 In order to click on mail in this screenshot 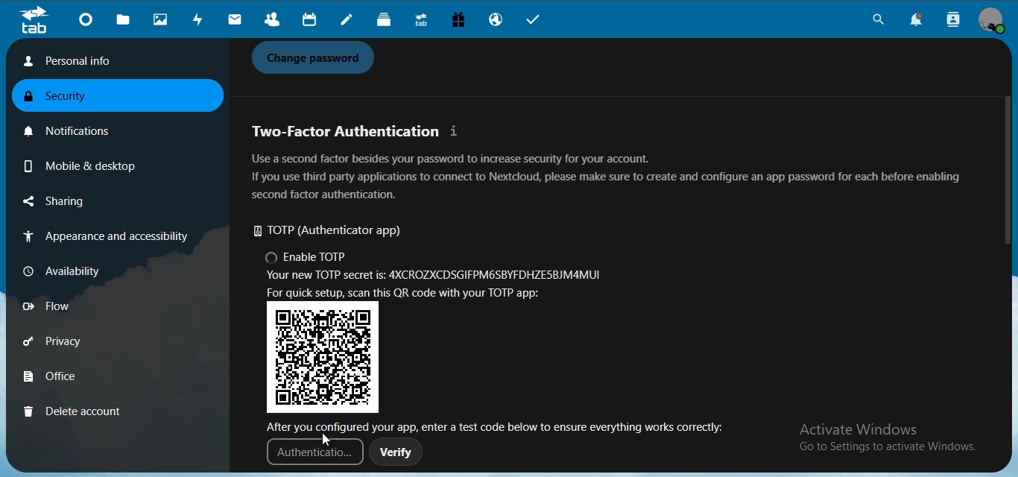, I will do `click(235, 20)`.